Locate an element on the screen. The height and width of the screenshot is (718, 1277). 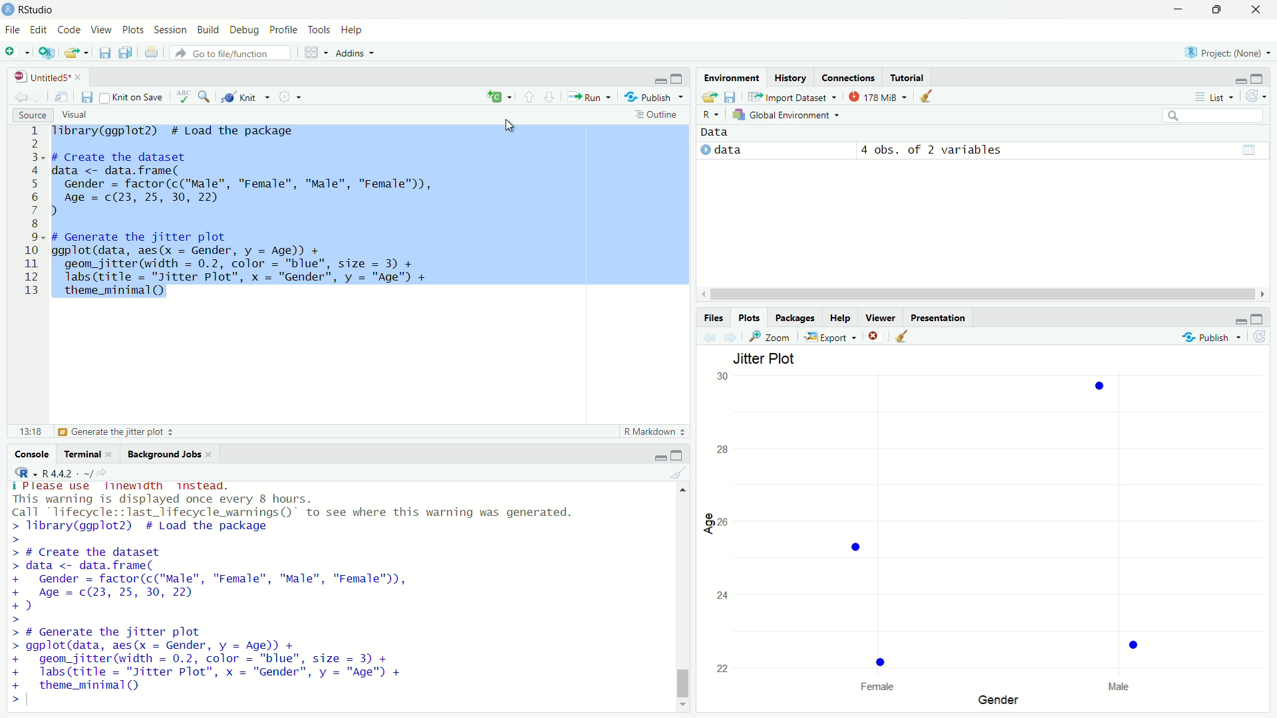
refresh is located at coordinates (1260, 96).